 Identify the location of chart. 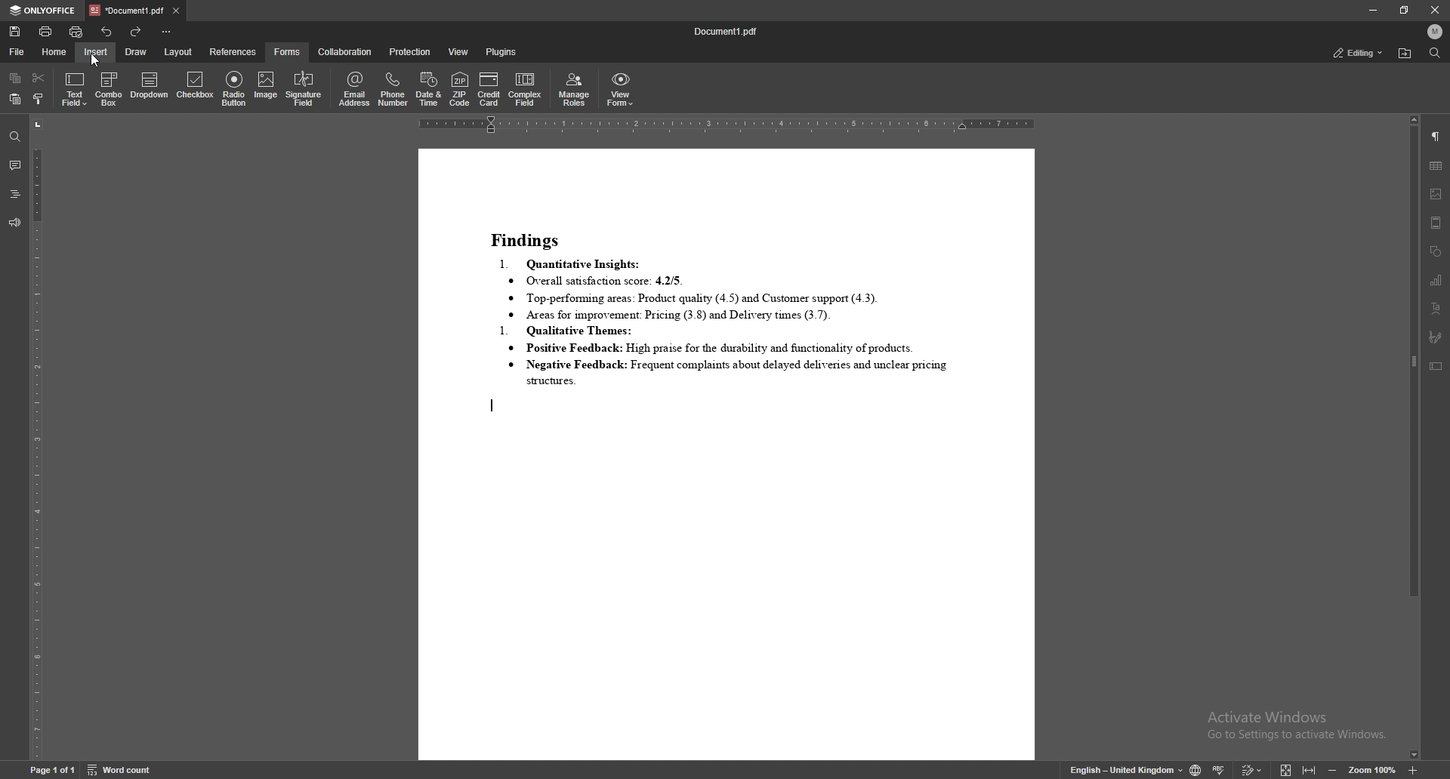
(1436, 279).